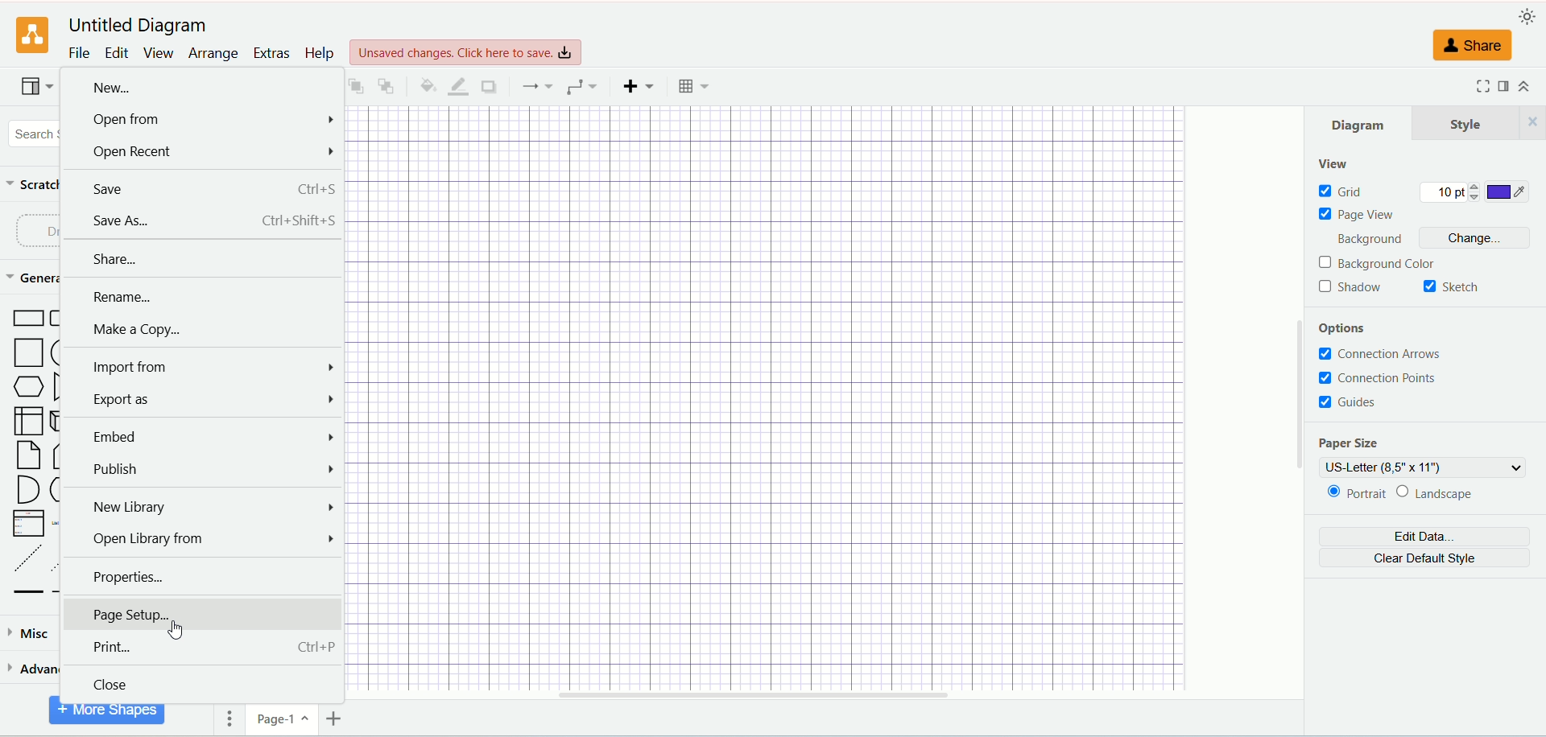 The image size is (1546, 737). I want to click on embed, so click(204, 437).